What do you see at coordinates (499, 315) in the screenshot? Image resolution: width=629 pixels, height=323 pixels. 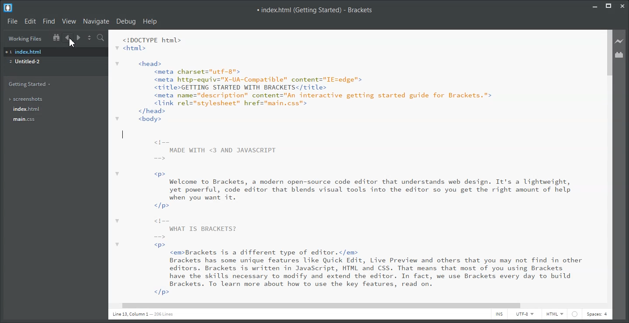 I see `INS` at bounding box center [499, 315].